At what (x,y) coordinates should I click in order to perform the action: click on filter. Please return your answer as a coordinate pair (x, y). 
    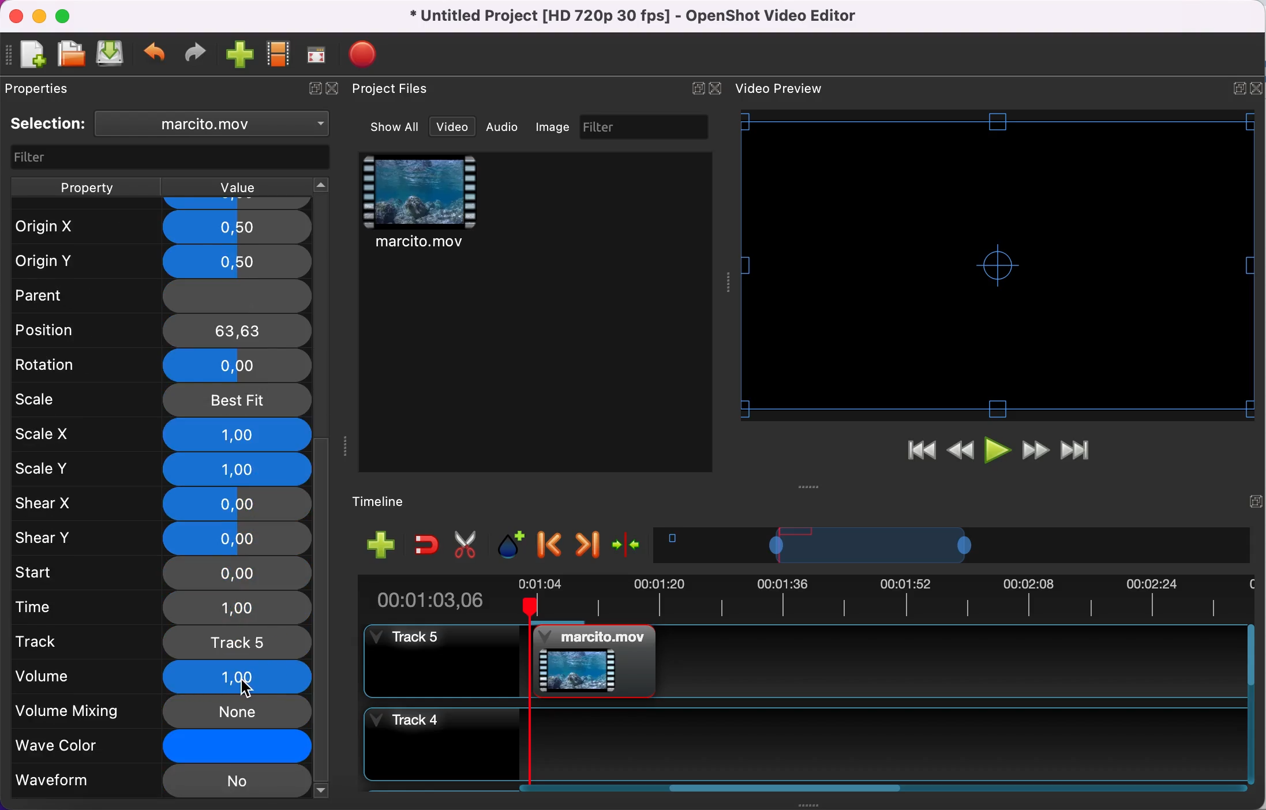
    Looking at the image, I should click on (172, 158).